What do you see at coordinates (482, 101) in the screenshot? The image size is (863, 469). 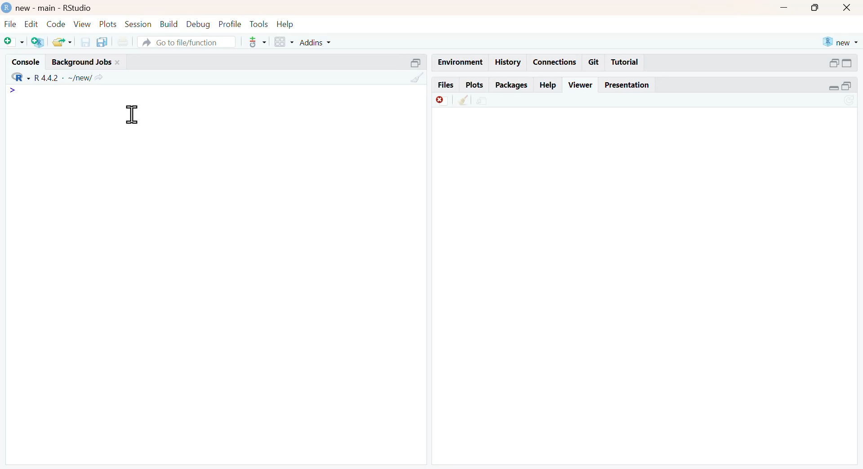 I see `share` at bounding box center [482, 101].